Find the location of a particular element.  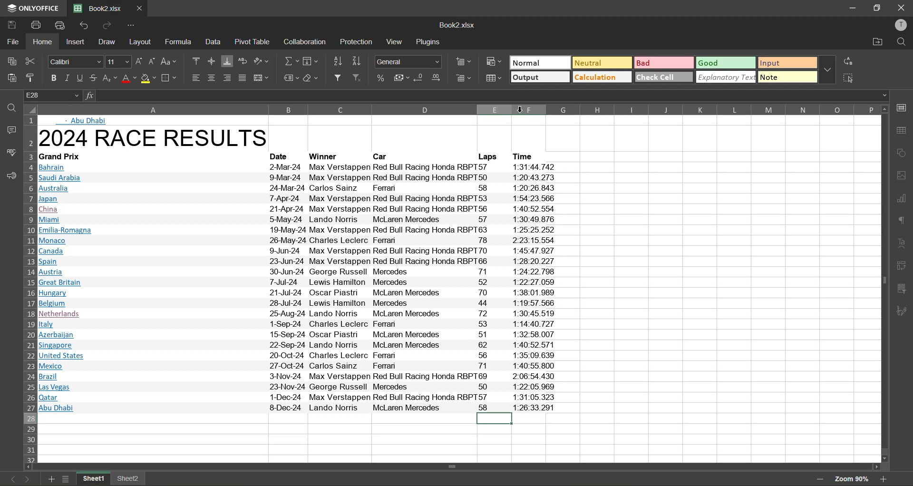

borders is located at coordinates (171, 78).